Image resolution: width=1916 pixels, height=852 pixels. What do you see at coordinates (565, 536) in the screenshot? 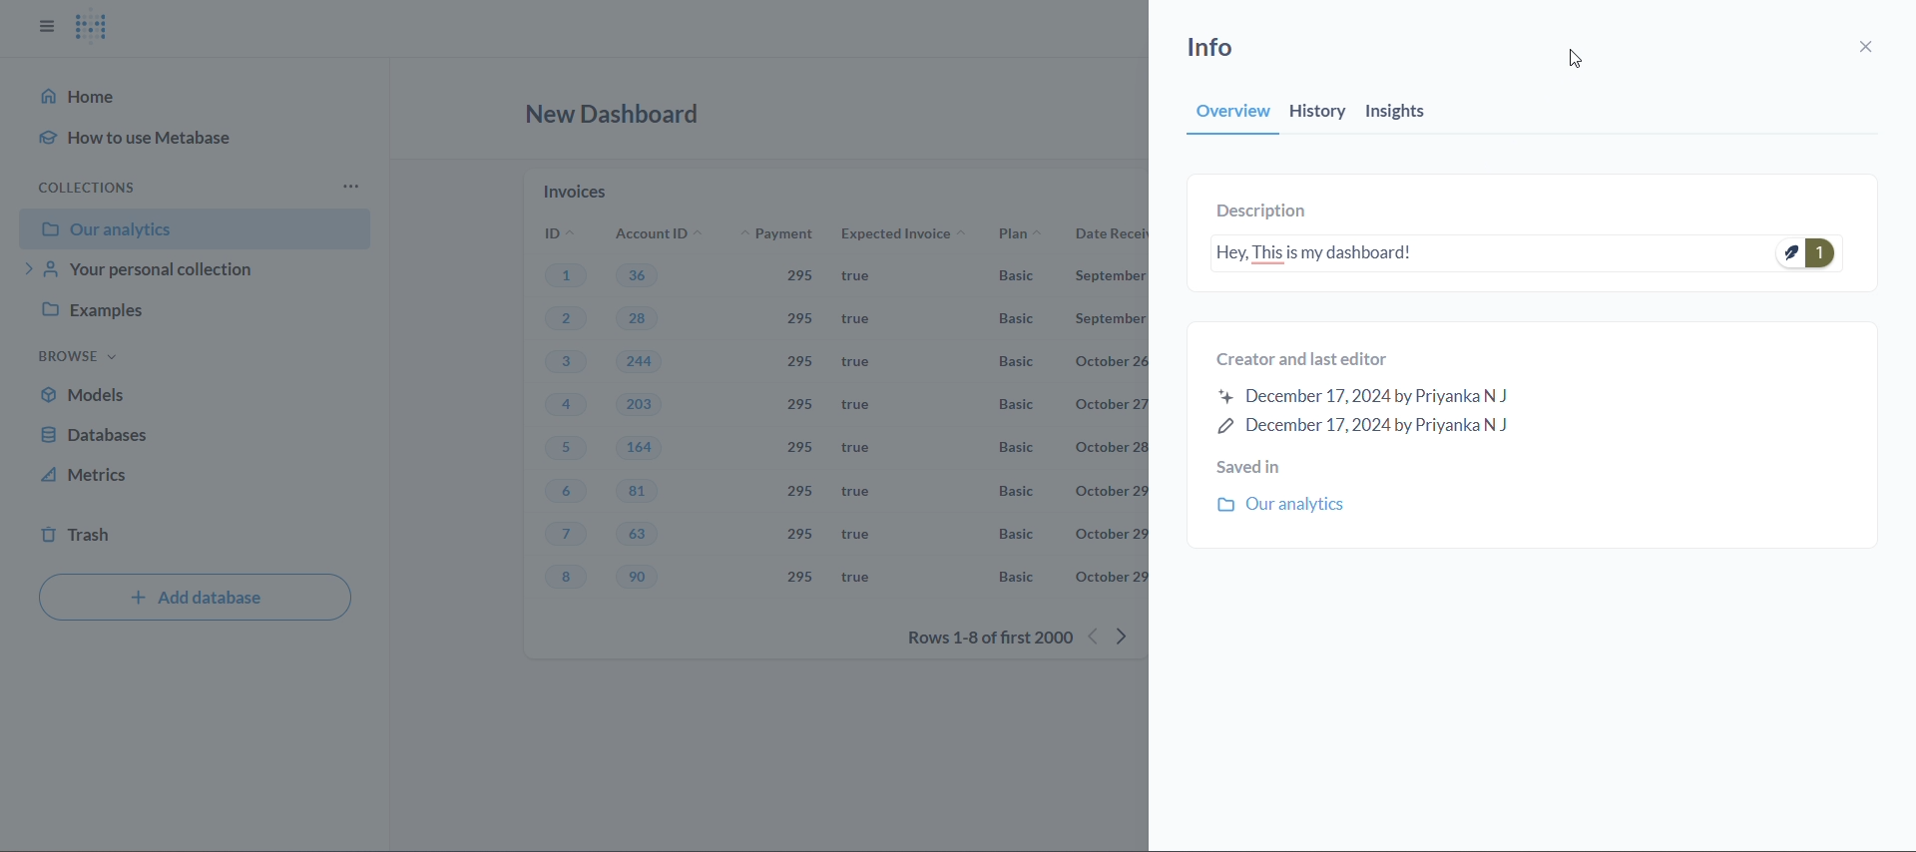
I see `7` at bounding box center [565, 536].